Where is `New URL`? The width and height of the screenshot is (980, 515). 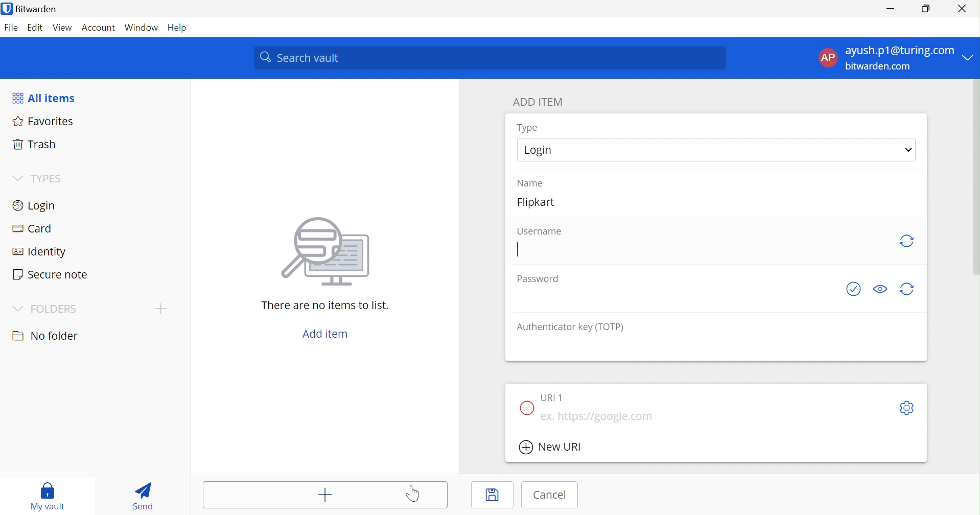
New URL is located at coordinates (557, 448).